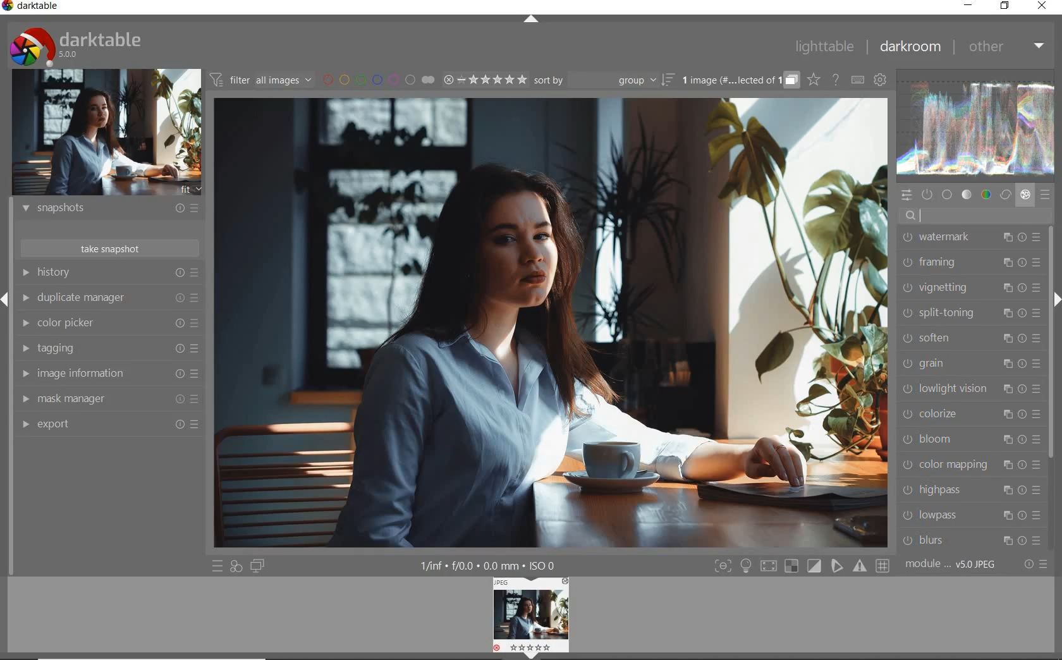  I want to click on base, so click(948, 195).